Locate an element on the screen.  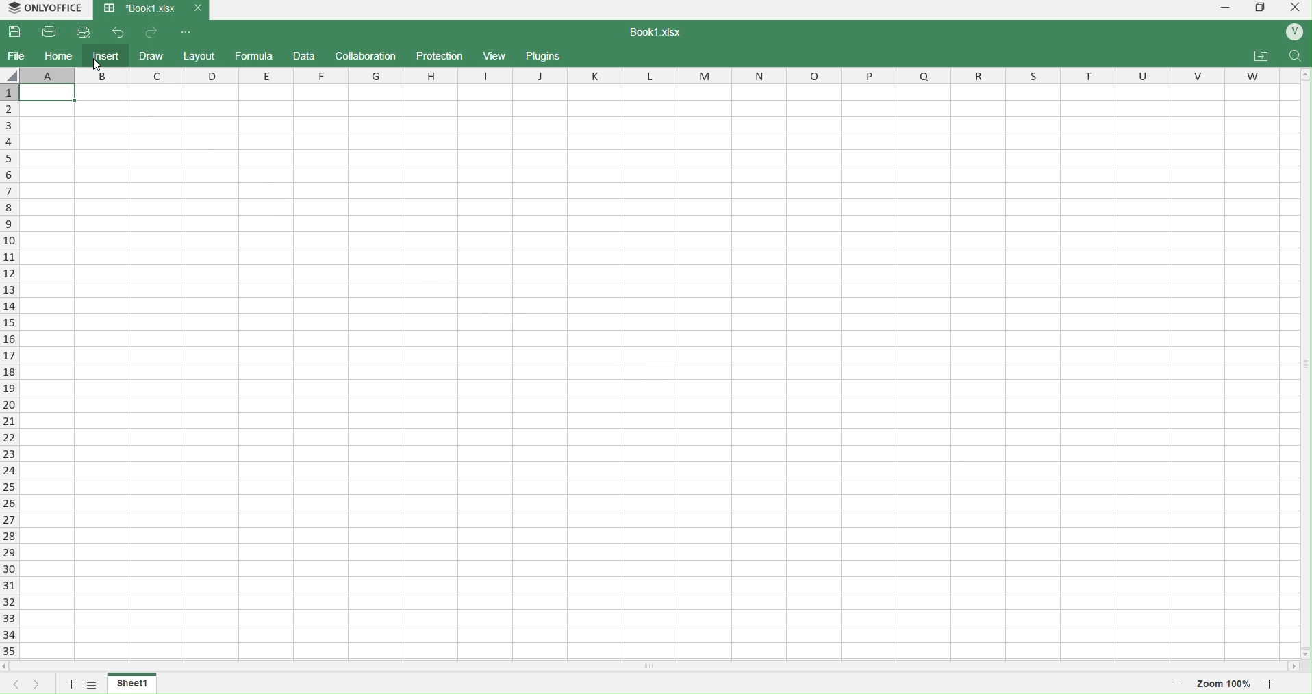
attachments is located at coordinates (1261, 56).